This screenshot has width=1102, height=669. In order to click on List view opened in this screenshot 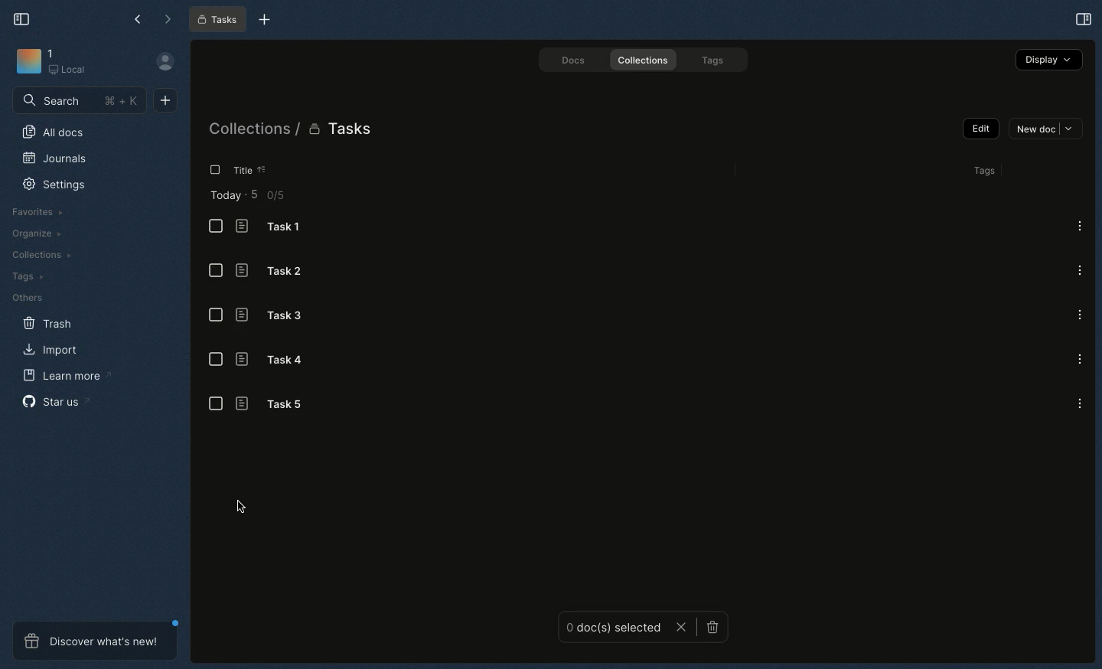, I will do `click(214, 170)`.